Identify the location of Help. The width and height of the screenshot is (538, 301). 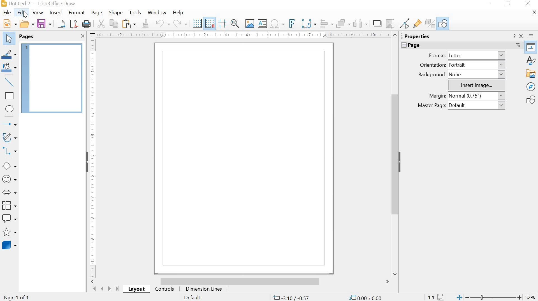
(178, 12).